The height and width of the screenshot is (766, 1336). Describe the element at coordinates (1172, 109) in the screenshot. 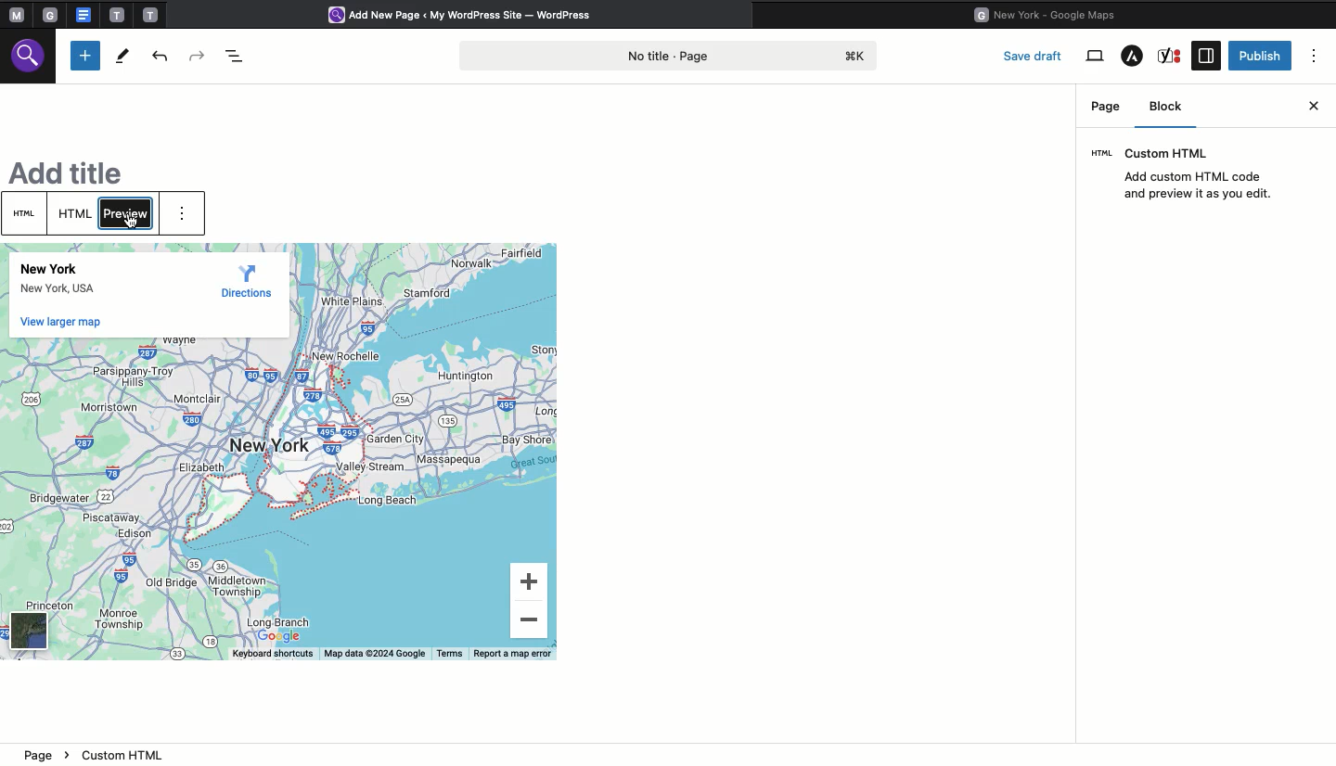

I see `Block` at that location.